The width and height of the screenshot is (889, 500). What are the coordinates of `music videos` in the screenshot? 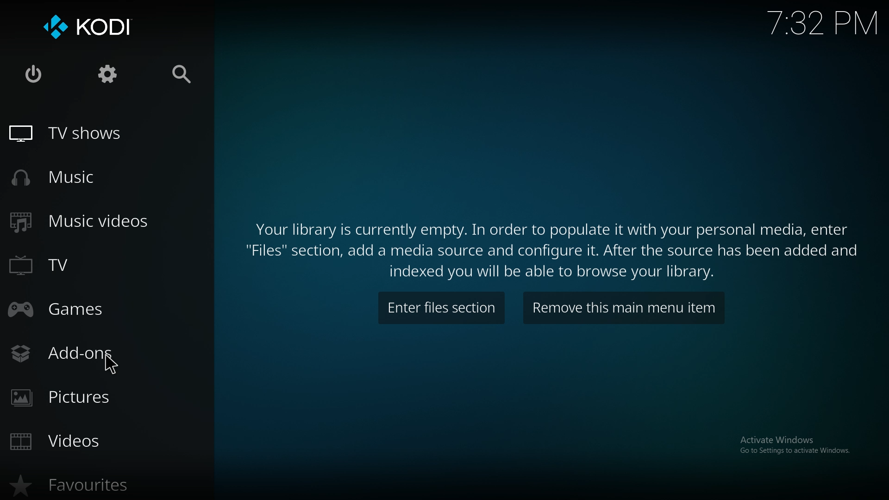 It's located at (84, 223).